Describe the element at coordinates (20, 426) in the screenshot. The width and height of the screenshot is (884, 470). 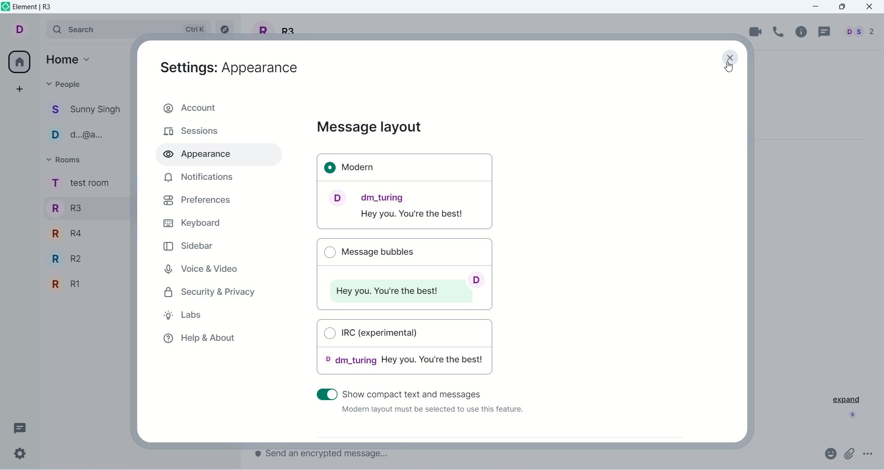
I see `threads` at that location.